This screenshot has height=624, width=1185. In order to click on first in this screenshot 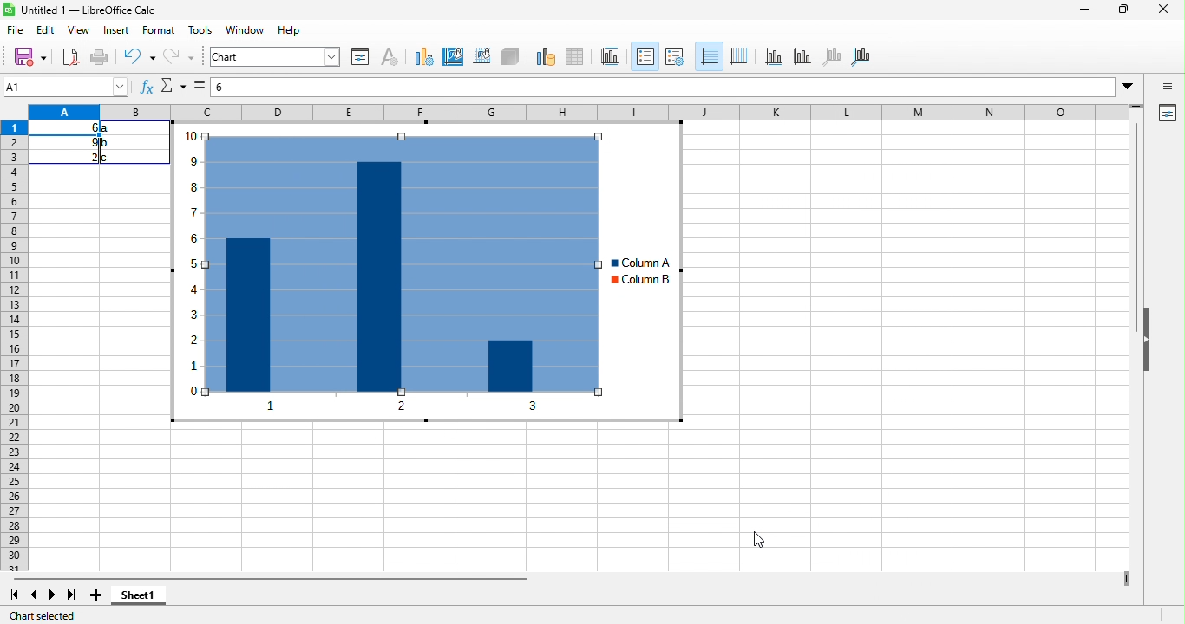, I will do `click(18, 596)`.